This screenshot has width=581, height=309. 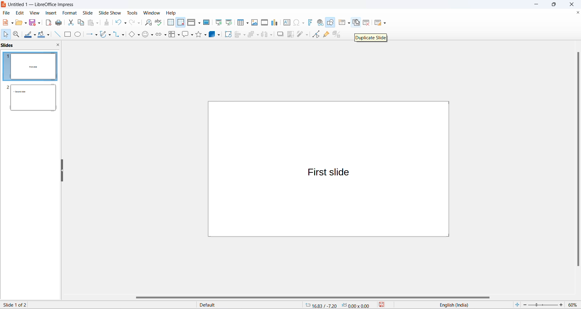 What do you see at coordinates (107, 23) in the screenshot?
I see `clone formatting` at bounding box center [107, 23].